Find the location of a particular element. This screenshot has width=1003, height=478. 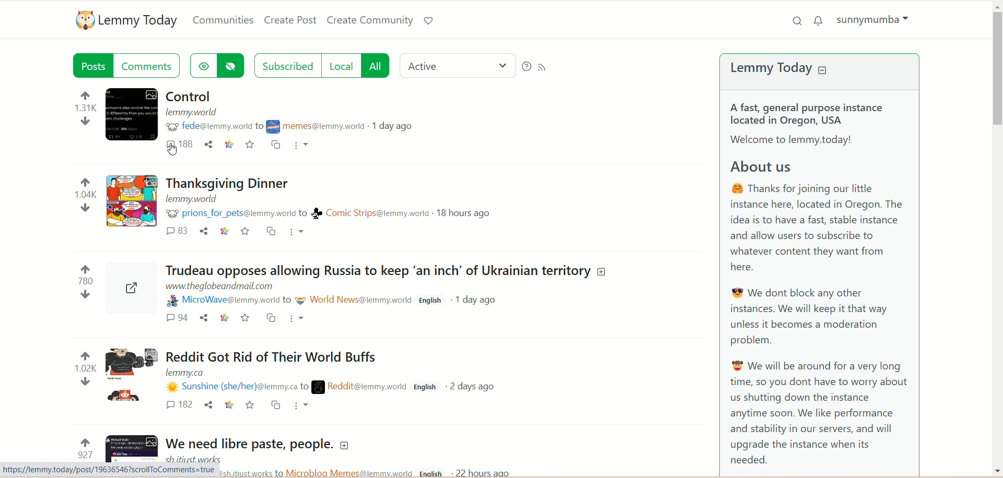

save is located at coordinates (253, 144).